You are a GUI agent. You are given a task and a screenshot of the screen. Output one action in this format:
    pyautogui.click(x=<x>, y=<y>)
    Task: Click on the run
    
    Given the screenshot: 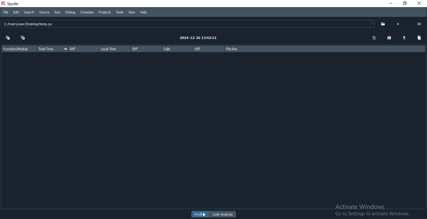 What is the action you would take?
    pyautogui.click(x=59, y=12)
    